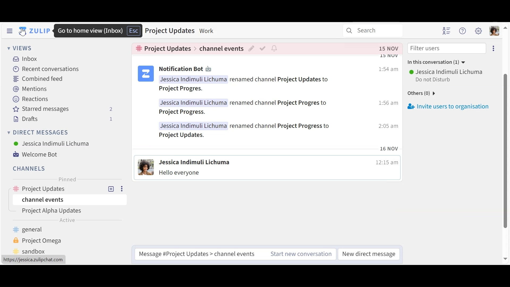 The height and width of the screenshot is (287, 510). What do you see at coordinates (494, 48) in the screenshot?
I see `ellipsis` at bounding box center [494, 48].